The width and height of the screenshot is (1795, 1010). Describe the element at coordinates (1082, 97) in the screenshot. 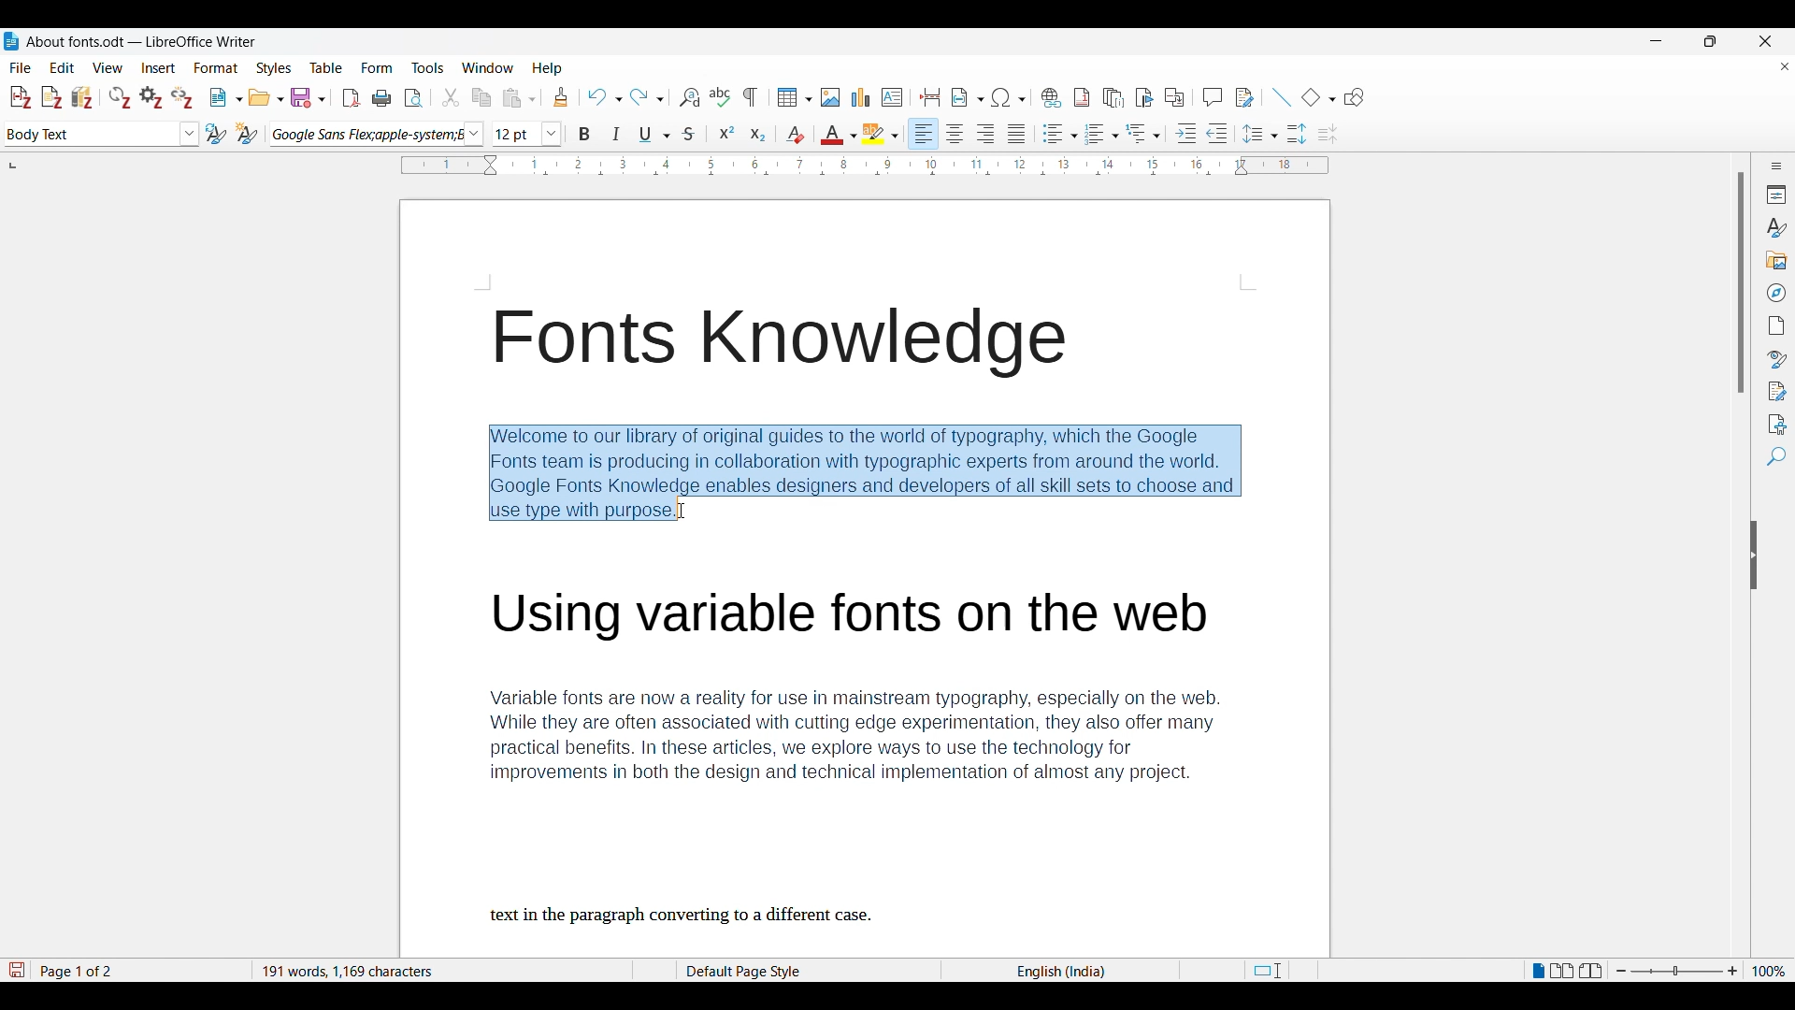

I see `Insert footnote` at that location.